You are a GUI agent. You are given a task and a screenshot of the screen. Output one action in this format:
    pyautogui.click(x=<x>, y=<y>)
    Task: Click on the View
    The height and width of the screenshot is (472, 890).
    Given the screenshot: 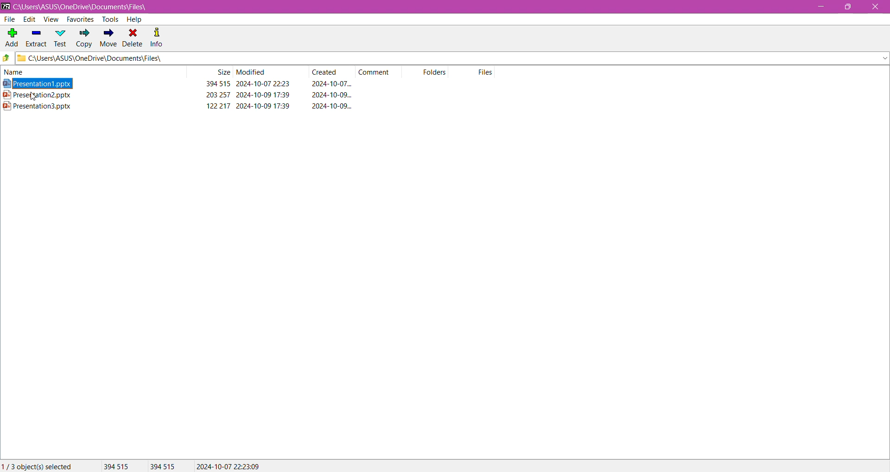 What is the action you would take?
    pyautogui.click(x=51, y=19)
    